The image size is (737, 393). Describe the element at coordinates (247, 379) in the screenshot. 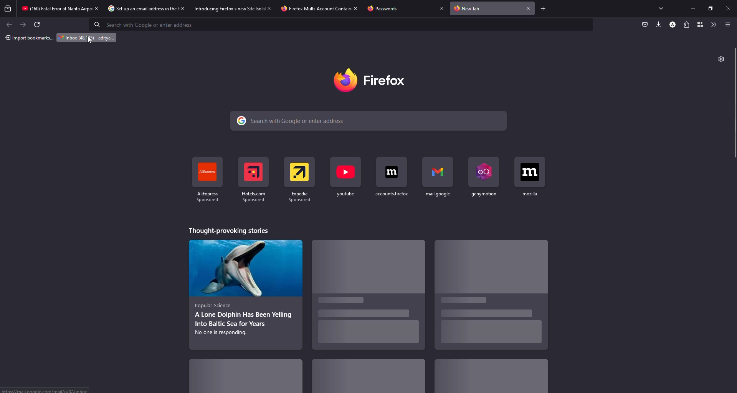

I see `stories` at that location.